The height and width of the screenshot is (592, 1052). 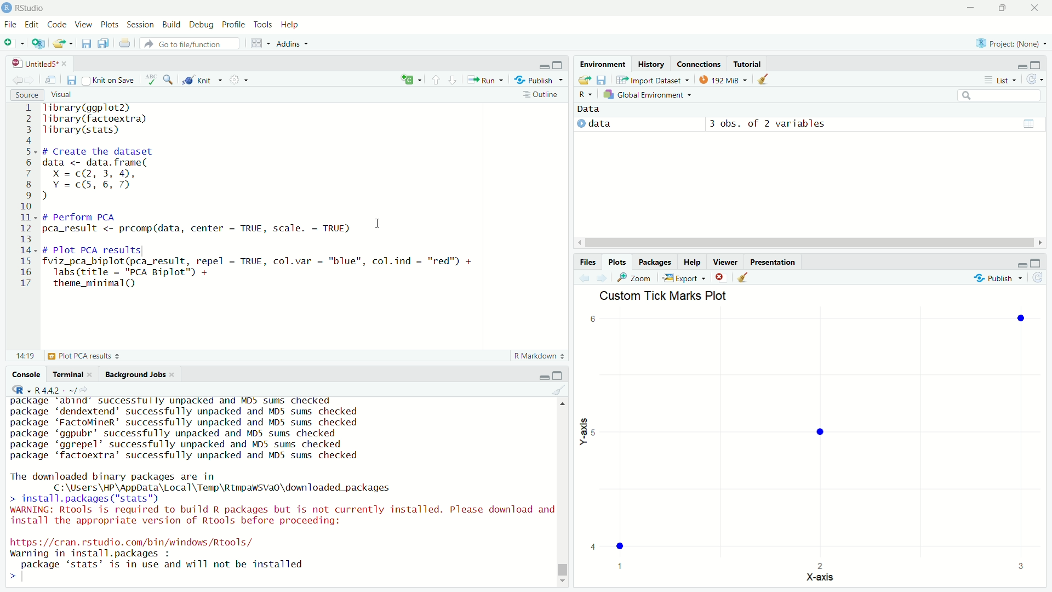 I want to click on Files, so click(x=588, y=262).